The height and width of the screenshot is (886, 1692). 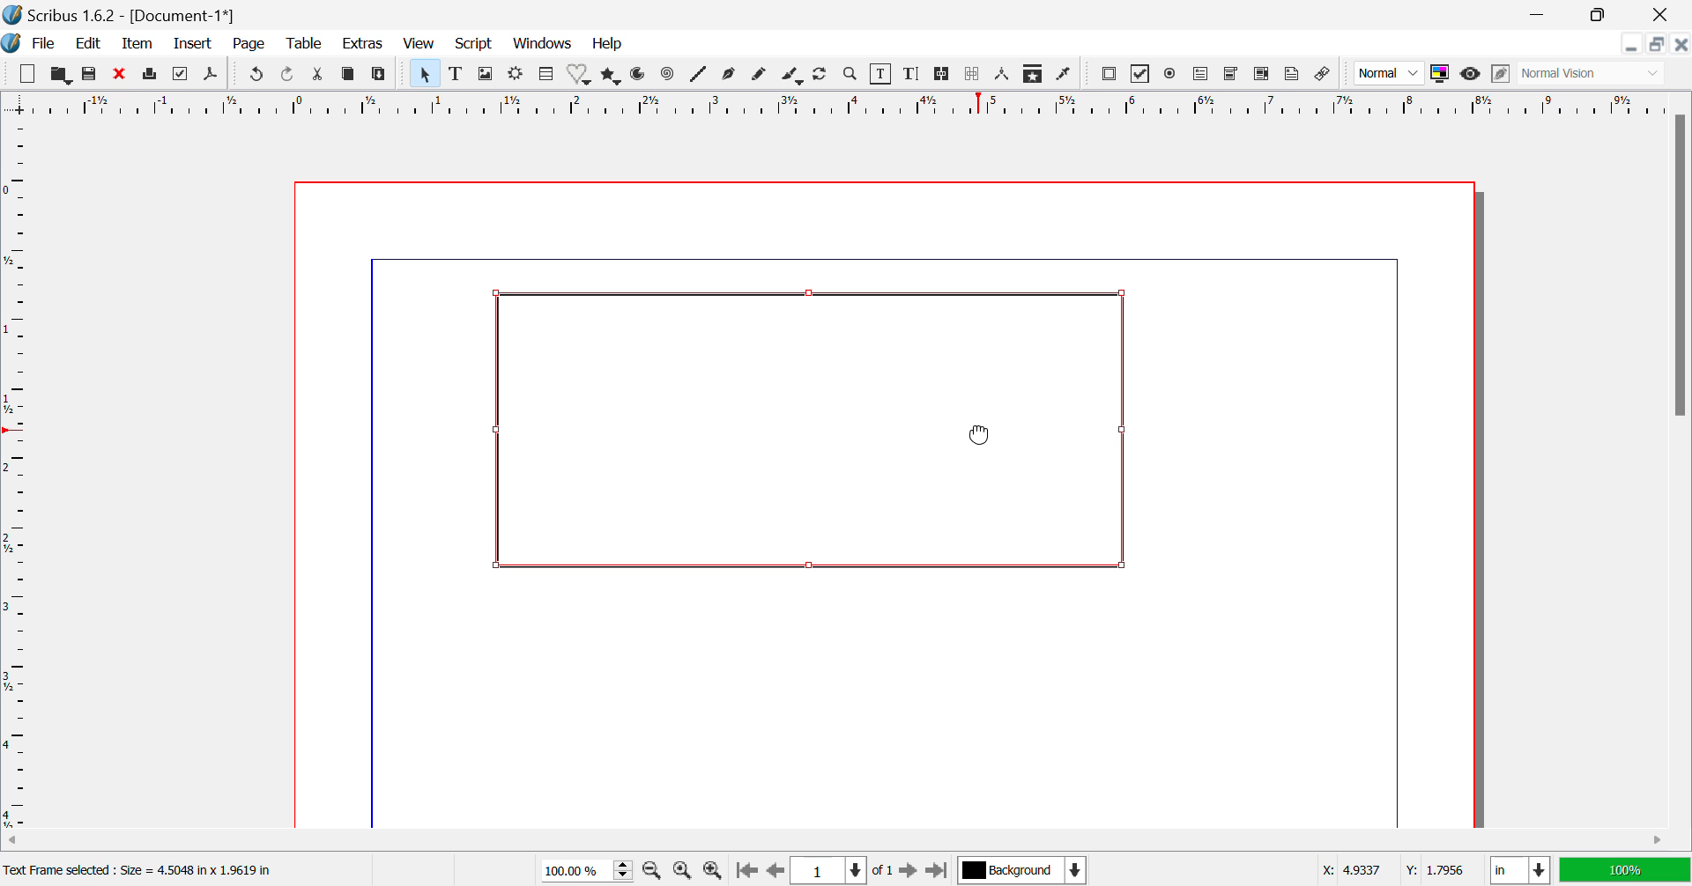 What do you see at coordinates (1661, 14) in the screenshot?
I see `Close` at bounding box center [1661, 14].